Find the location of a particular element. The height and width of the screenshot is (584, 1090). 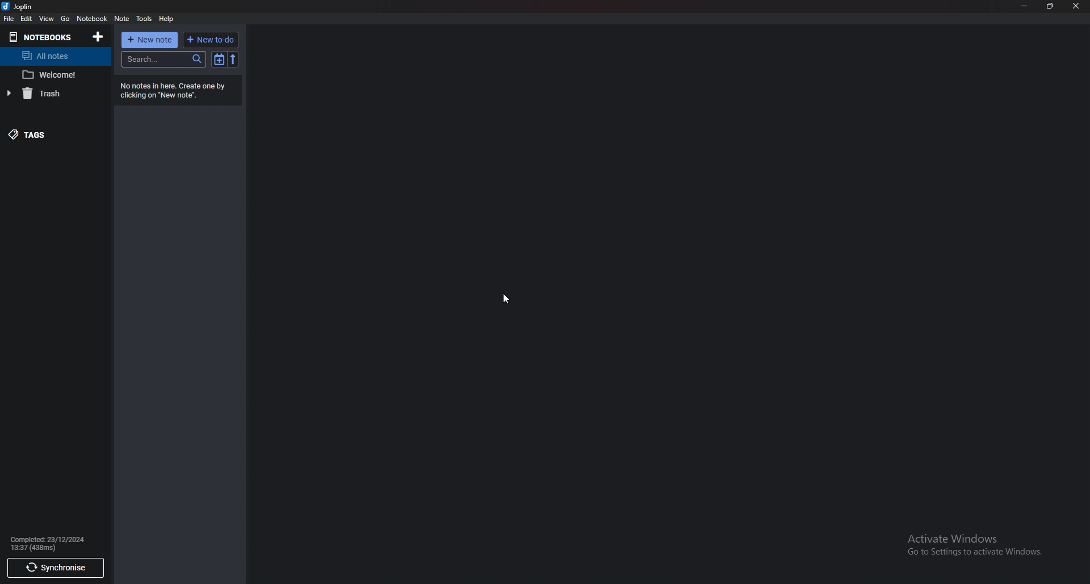

Minimize is located at coordinates (1024, 6).